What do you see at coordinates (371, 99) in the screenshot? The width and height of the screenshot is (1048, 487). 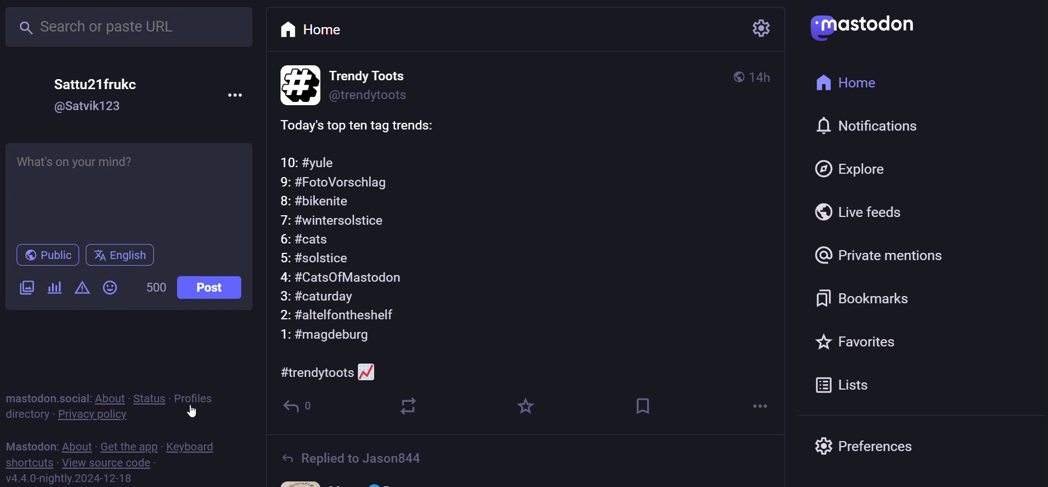 I see `@trendytoots` at bounding box center [371, 99].